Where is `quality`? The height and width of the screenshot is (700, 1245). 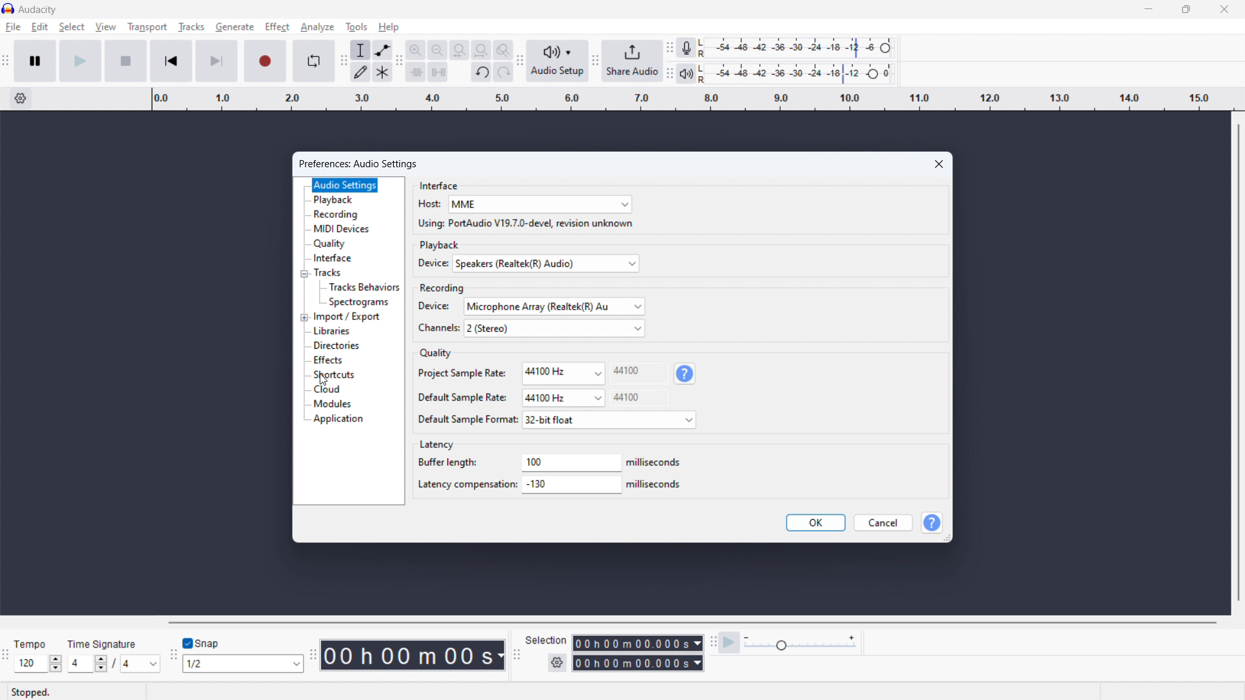 quality is located at coordinates (330, 243).